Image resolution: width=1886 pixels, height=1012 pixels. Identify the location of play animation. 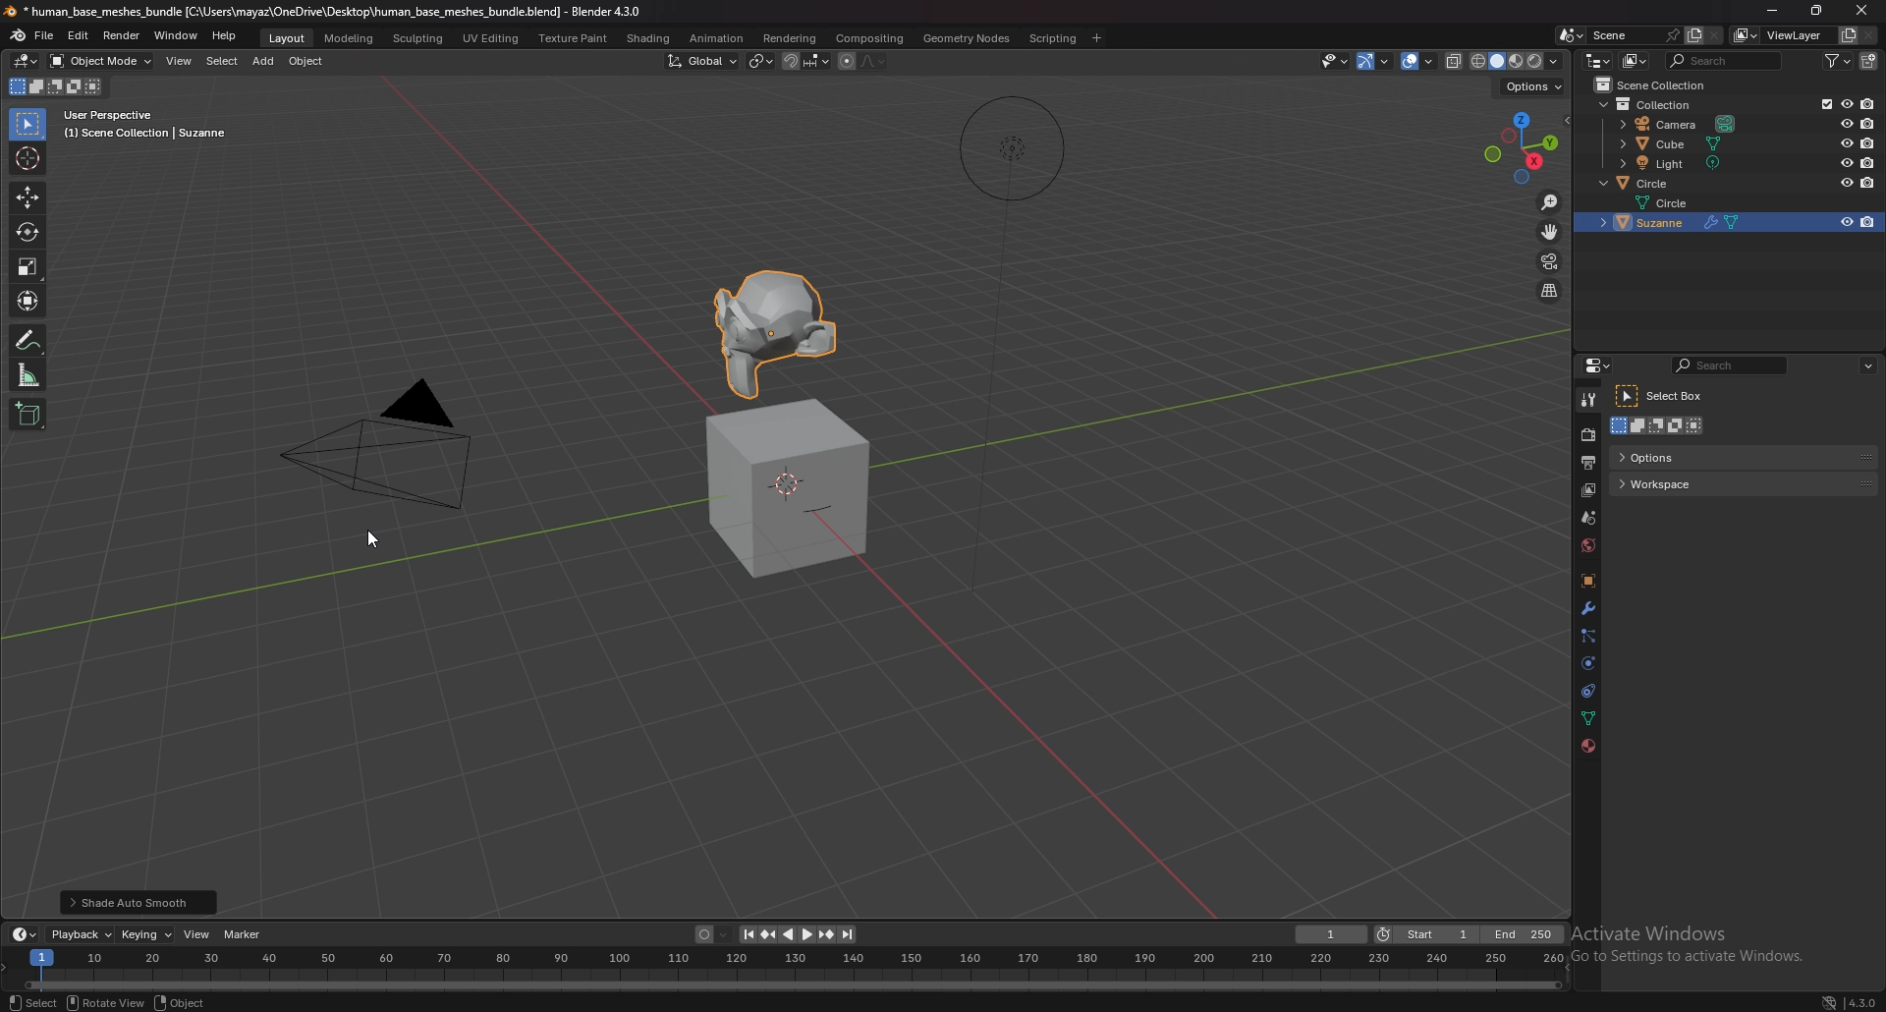
(798, 934).